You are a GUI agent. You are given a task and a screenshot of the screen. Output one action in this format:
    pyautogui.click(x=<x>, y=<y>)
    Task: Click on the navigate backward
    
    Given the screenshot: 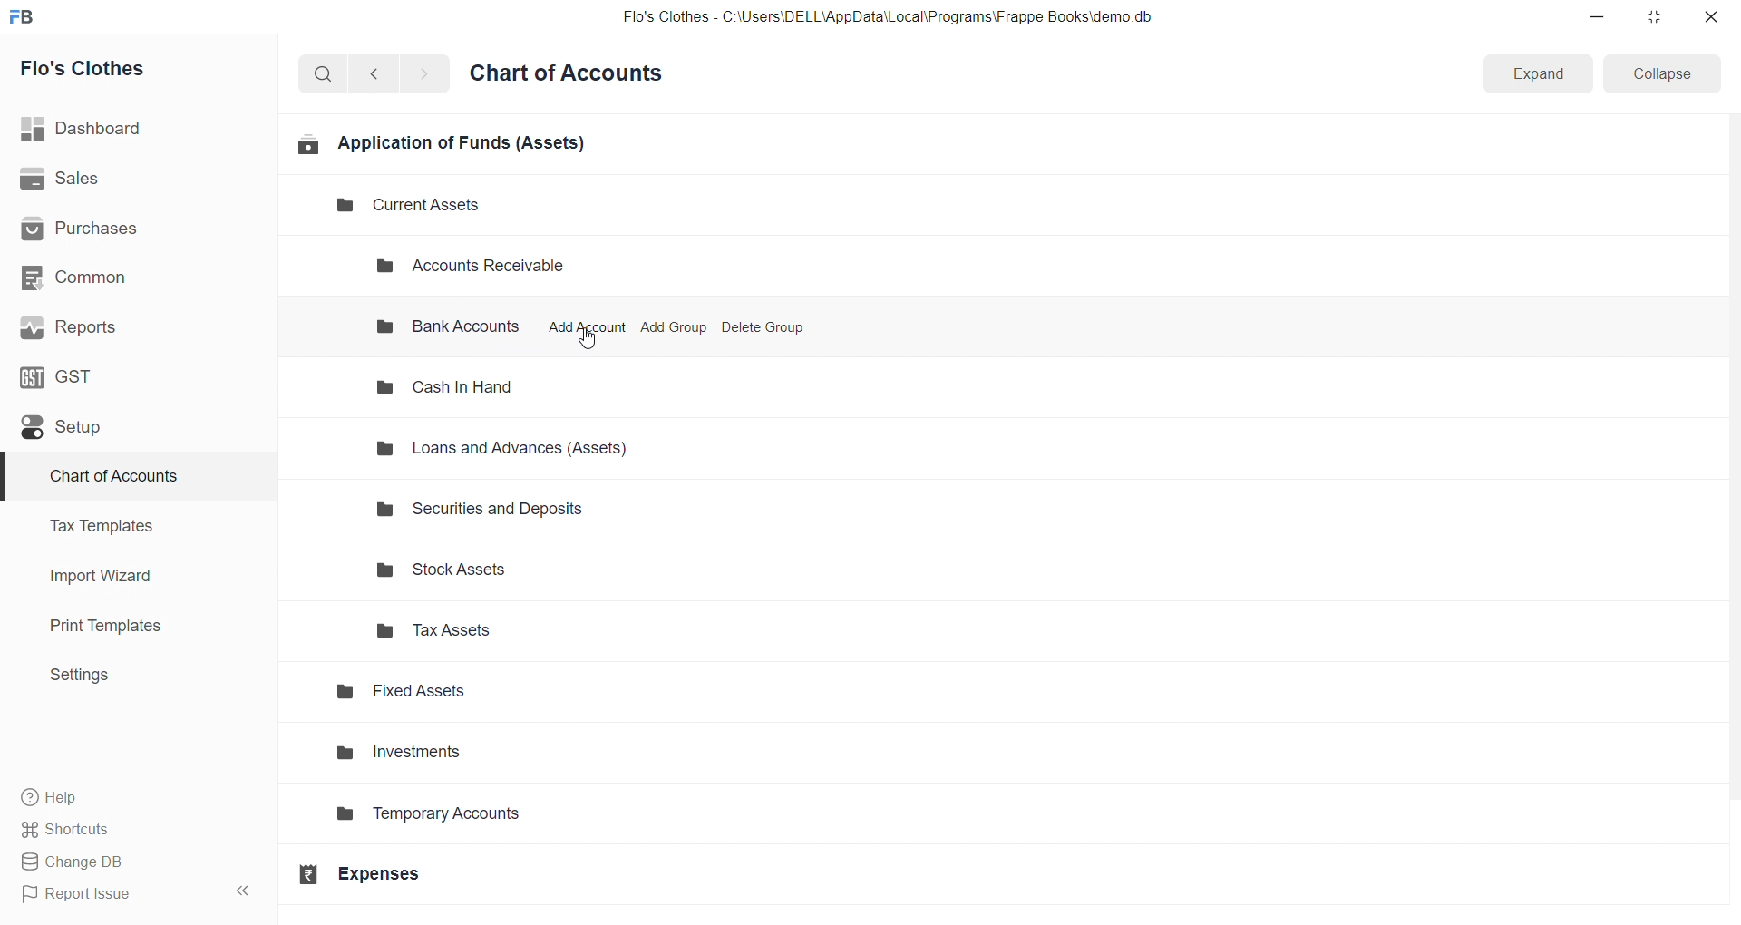 What is the action you would take?
    pyautogui.click(x=382, y=72)
    